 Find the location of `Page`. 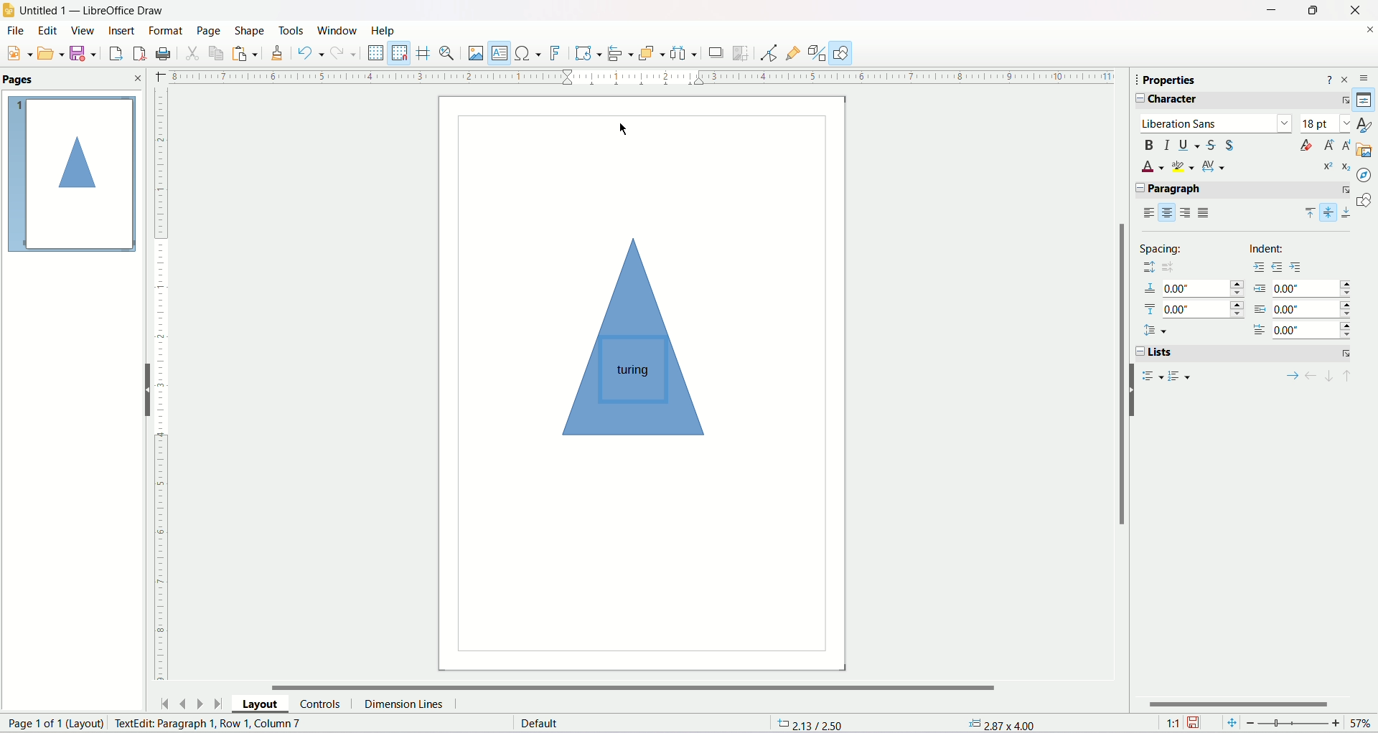

Page is located at coordinates (210, 30).